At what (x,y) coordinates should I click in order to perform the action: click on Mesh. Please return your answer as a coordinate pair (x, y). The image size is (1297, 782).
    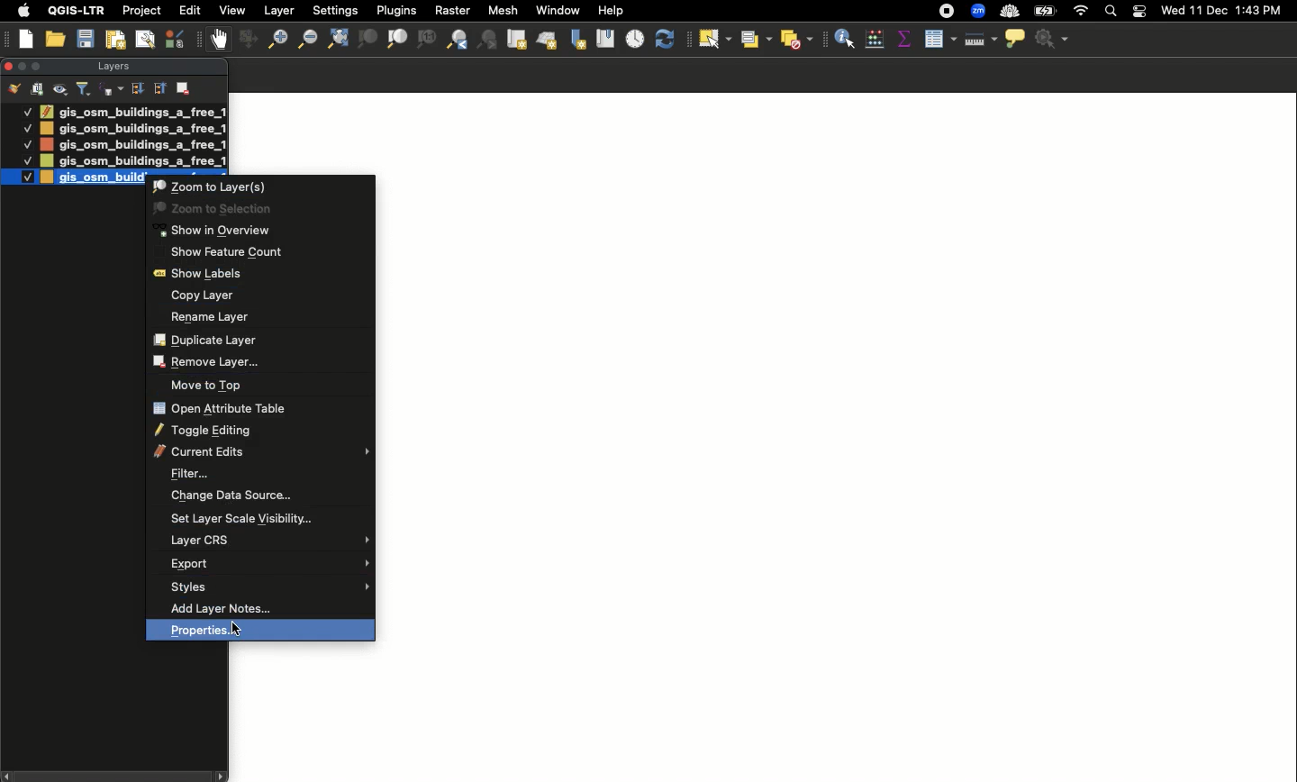
    Looking at the image, I should click on (502, 10).